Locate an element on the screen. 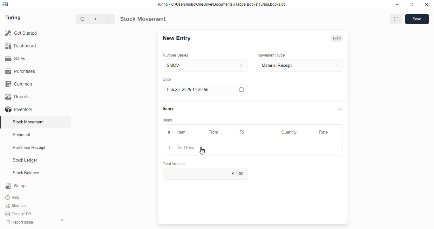 The height and width of the screenshot is (229, 434). toggle between form and full width is located at coordinates (396, 19).